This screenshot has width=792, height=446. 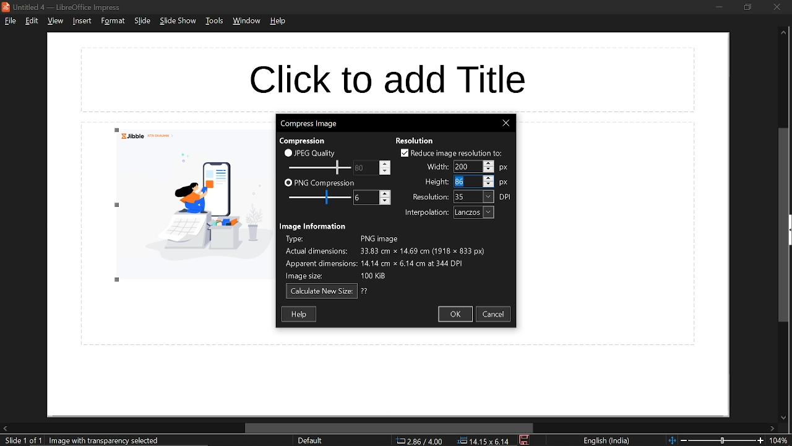 I want to click on increase width, so click(x=488, y=162).